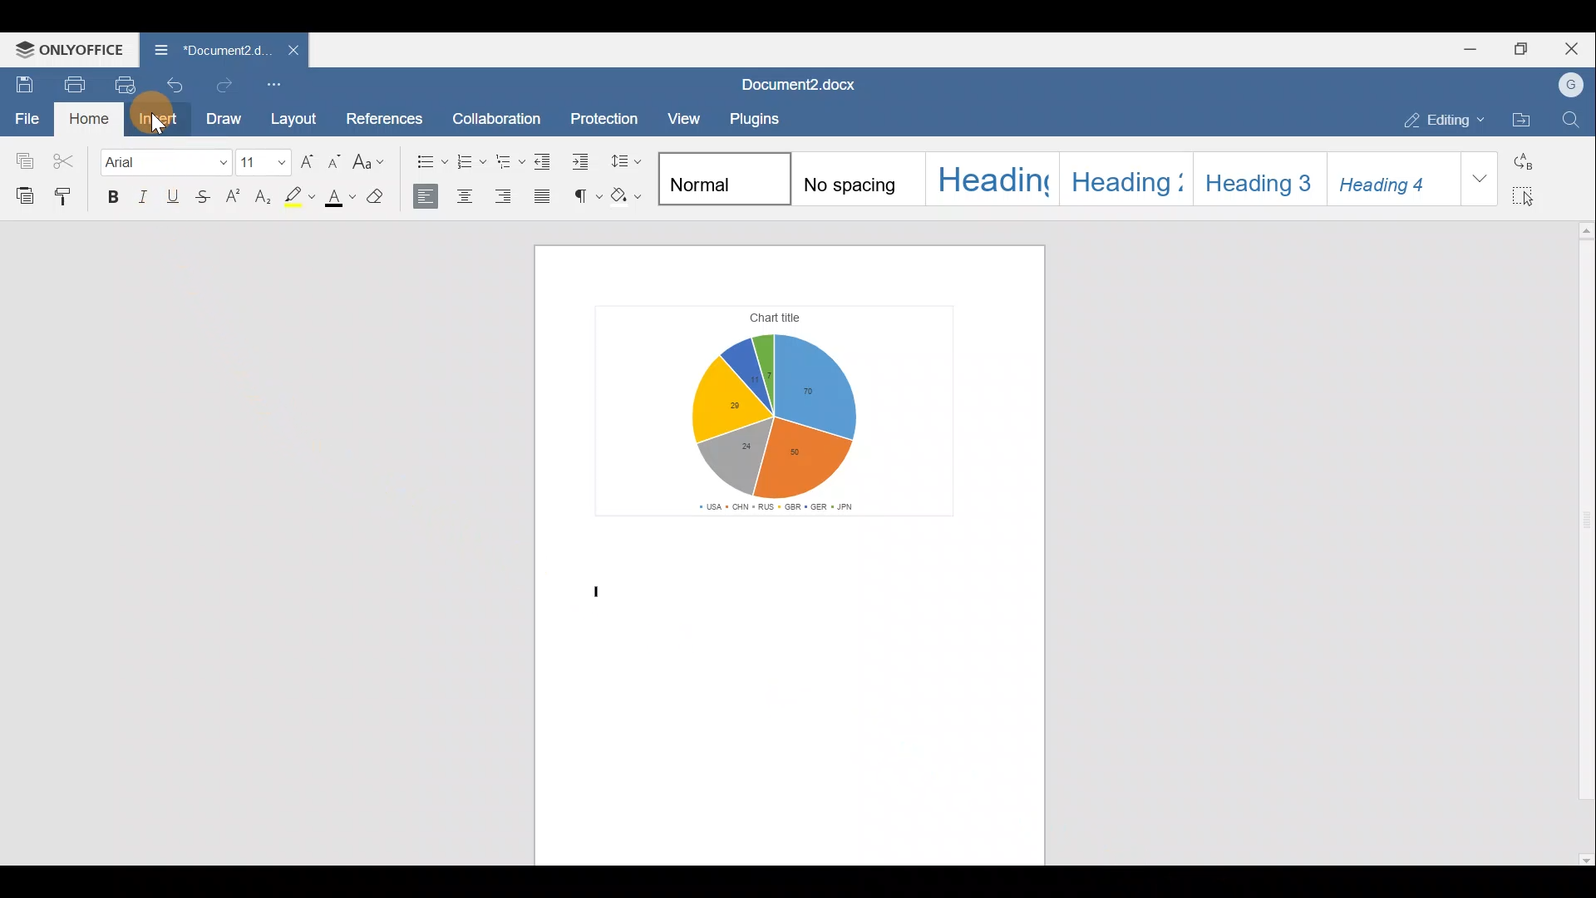  What do you see at coordinates (376, 165) in the screenshot?
I see `Change case` at bounding box center [376, 165].